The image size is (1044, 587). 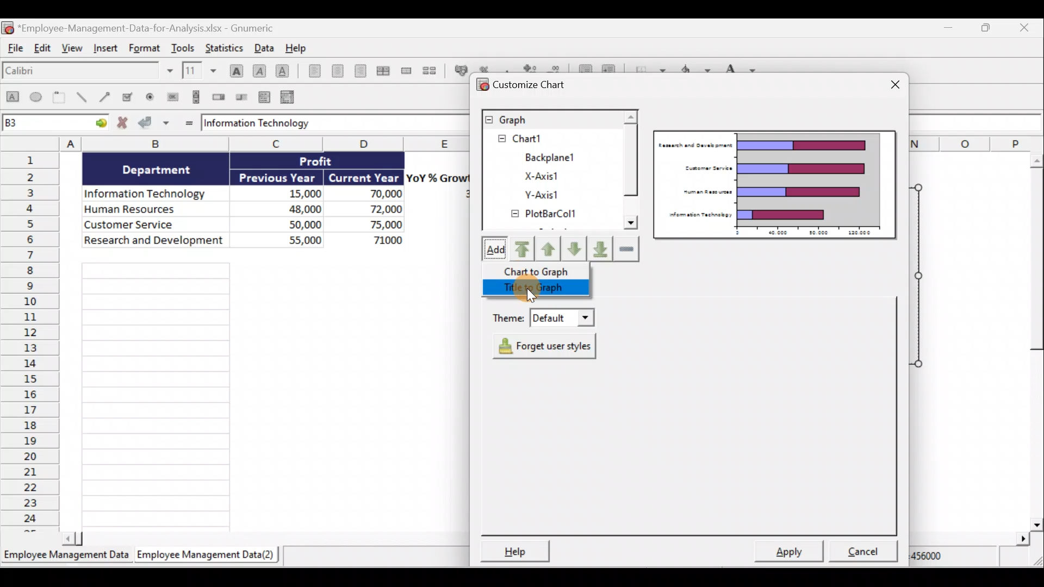 I want to click on Y-axis1, so click(x=539, y=195).